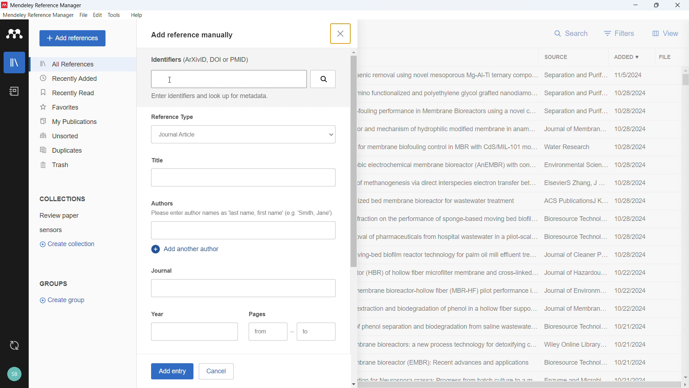 This screenshot has height=388, width=689. What do you see at coordinates (354, 385) in the screenshot?
I see `Scroll down` at bounding box center [354, 385].